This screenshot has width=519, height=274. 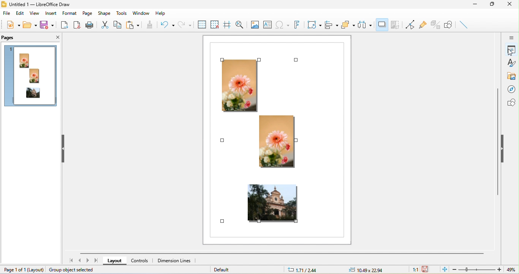 I want to click on 1:1, so click(x=413, y=269).